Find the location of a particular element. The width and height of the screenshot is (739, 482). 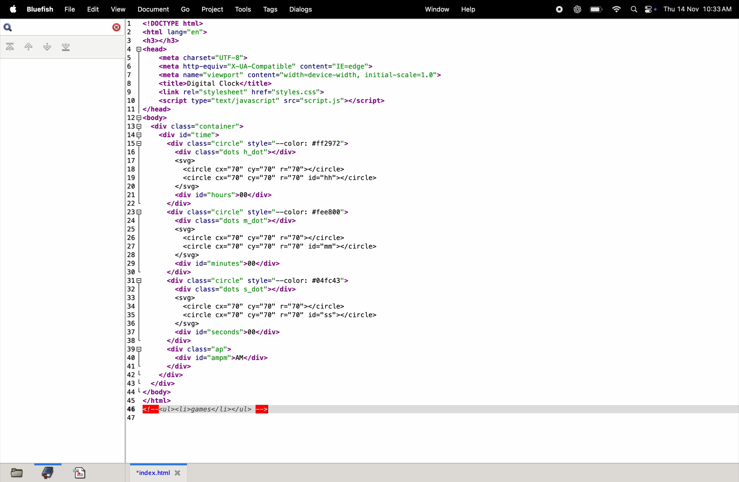

battery is located at coordinates (595, 10).